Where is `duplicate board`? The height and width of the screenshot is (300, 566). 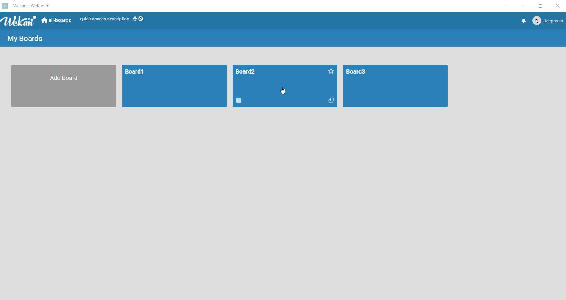
duplicate board is located at coordinates (331, 99).